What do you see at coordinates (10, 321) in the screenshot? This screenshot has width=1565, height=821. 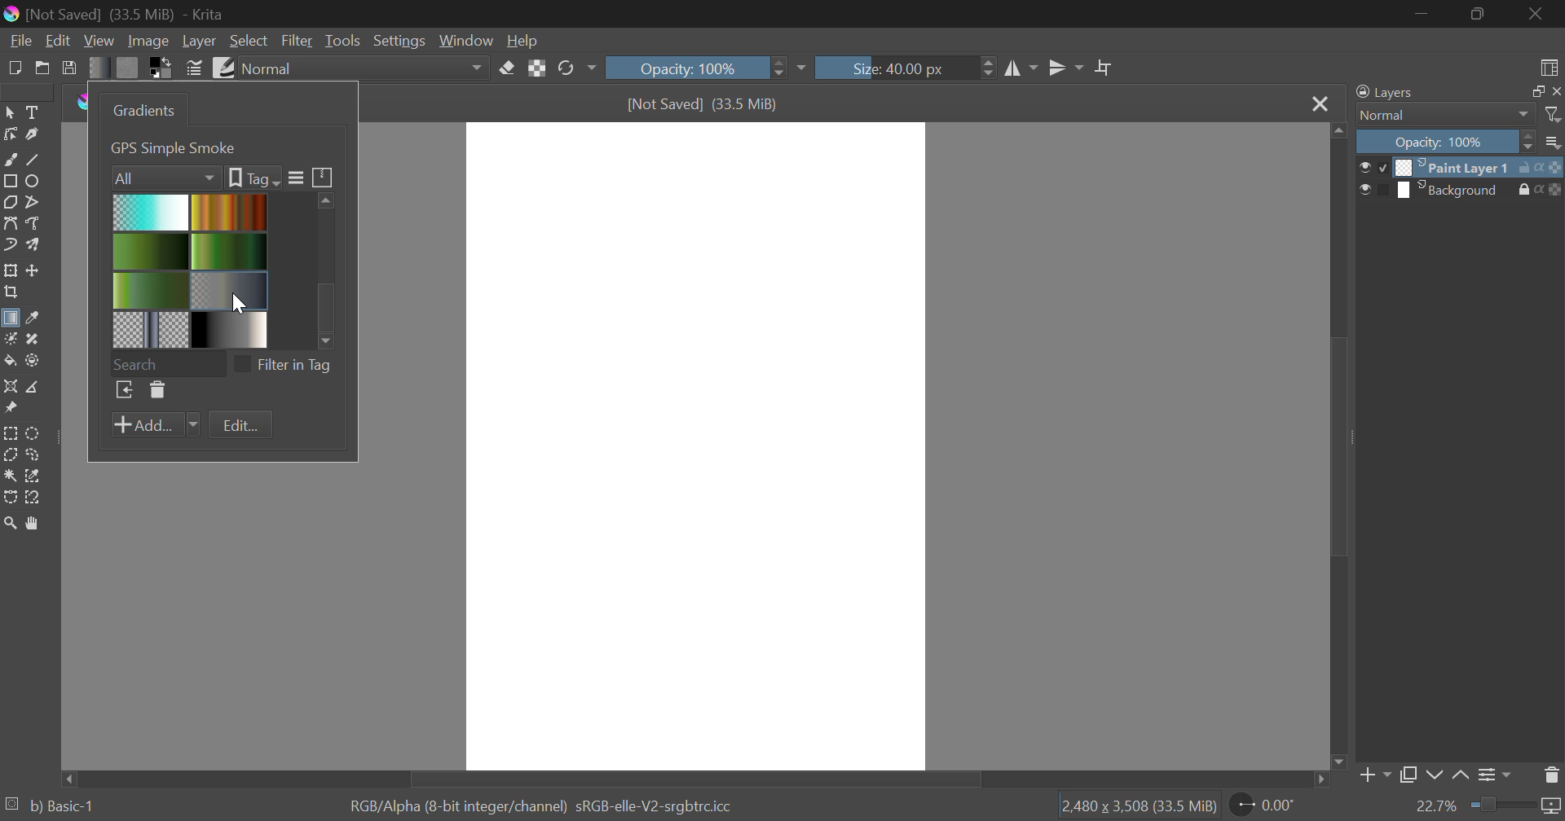 I see `Gradient Fill` at bounding box center [10, 321].